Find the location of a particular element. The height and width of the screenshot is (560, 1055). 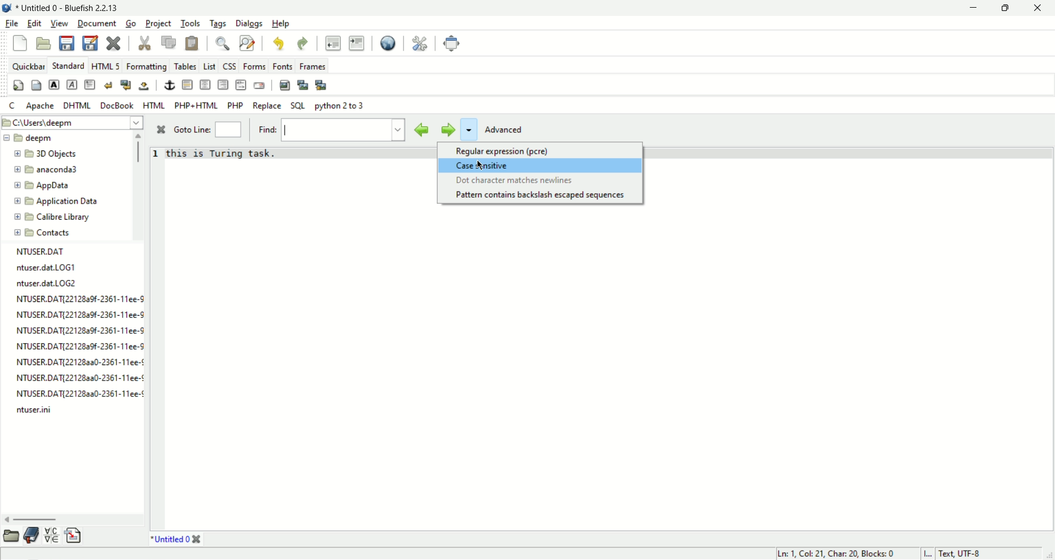

ntuser.dat.LOG1 is located at coordinates (40, 267).